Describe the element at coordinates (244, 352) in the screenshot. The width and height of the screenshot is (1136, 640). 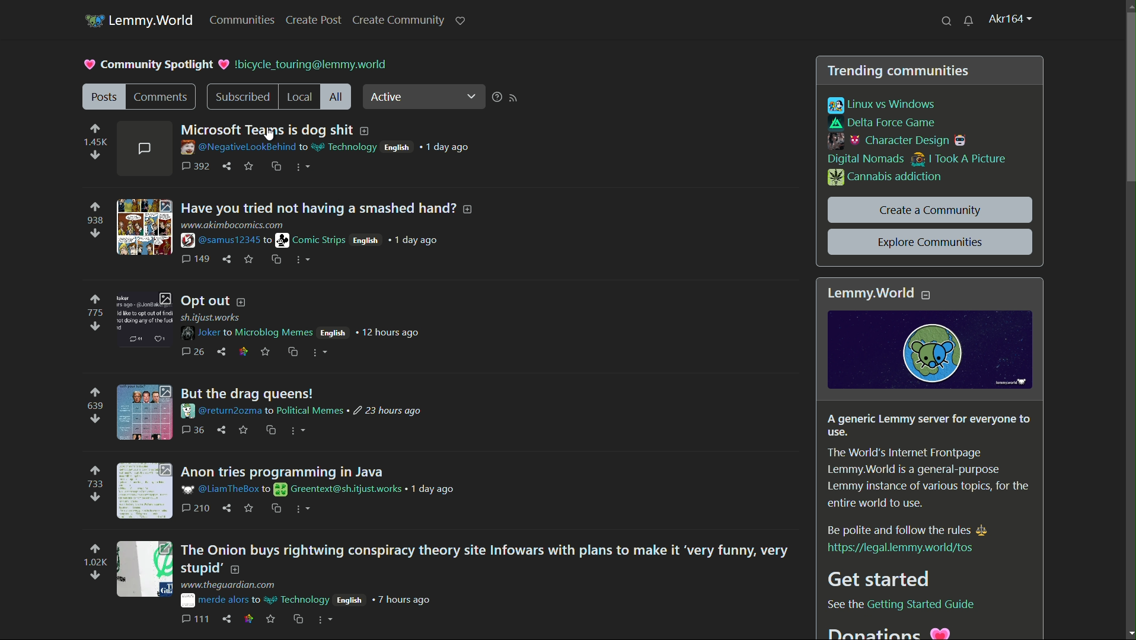
I see `link` at that location.